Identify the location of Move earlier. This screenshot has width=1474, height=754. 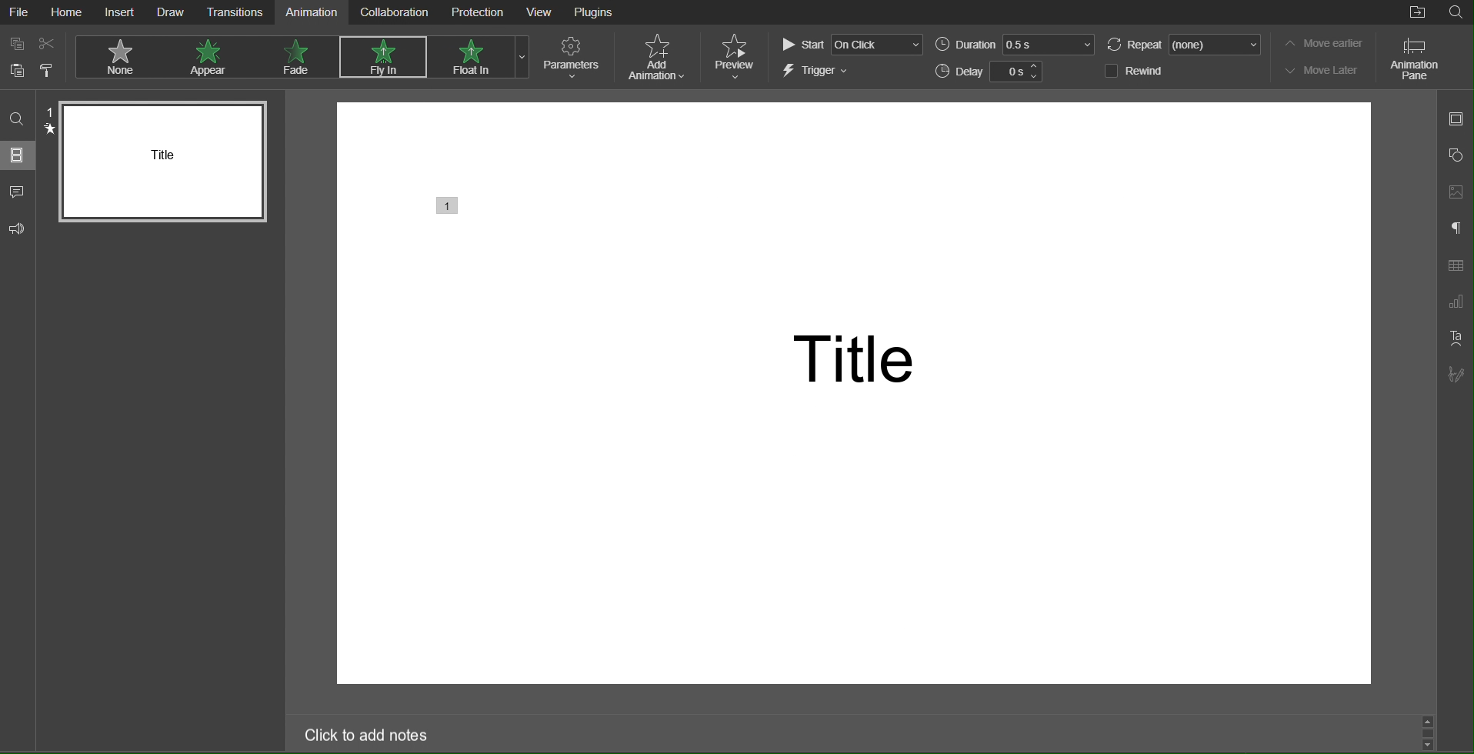
(1321, 44).